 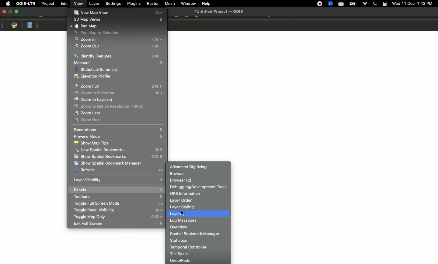 What do you see at coordinates (117, 76) in the screenshot?
I see `Elevation profile` at bounding box center [117, 76].